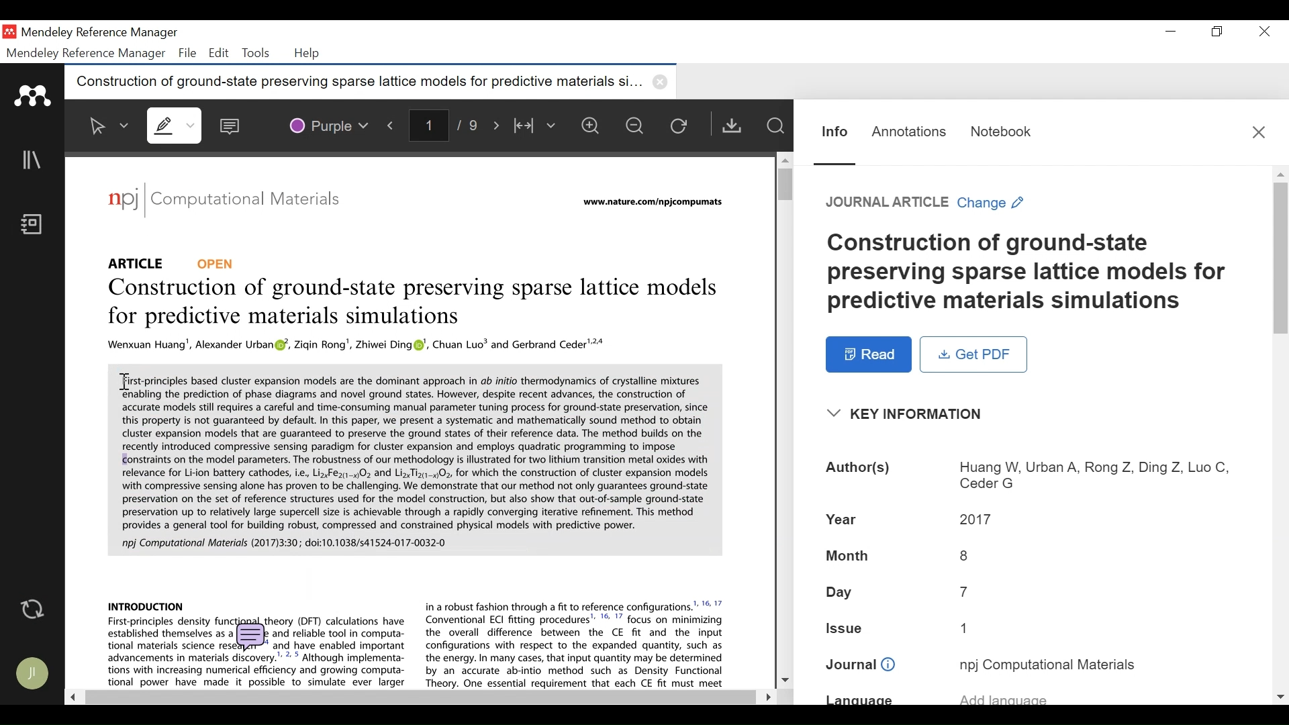 Image resolution: width=1289 pixels, height=725 pixels. Describe the element at coordinates (861, 665) in the screenshot. I see `Journal` at that location.